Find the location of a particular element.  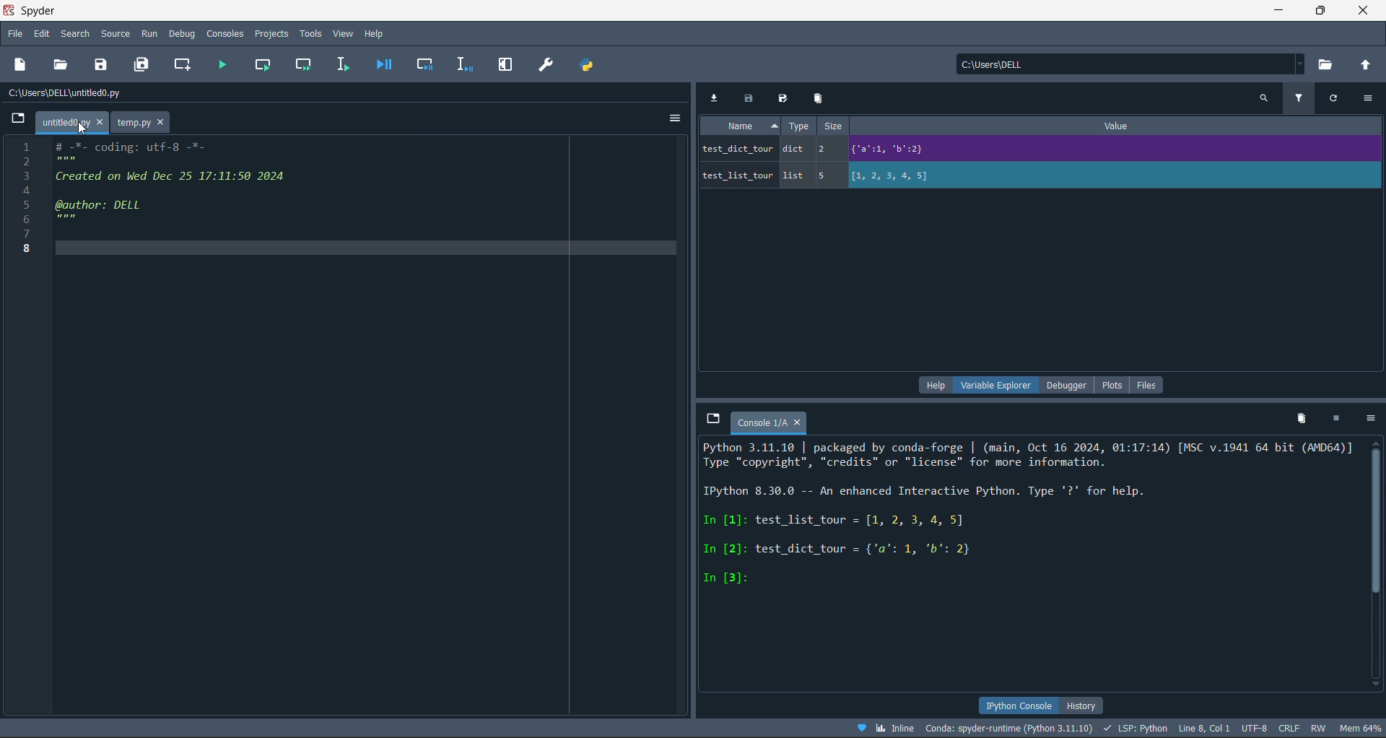

help pane is located at coordinates (934, 386).